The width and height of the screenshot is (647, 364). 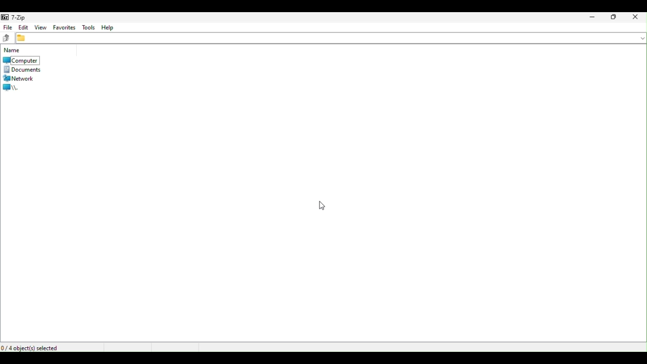 What do you see at coordinates (18, 87) in the screenshot?
I see `root` at bounding box center [18, 87].